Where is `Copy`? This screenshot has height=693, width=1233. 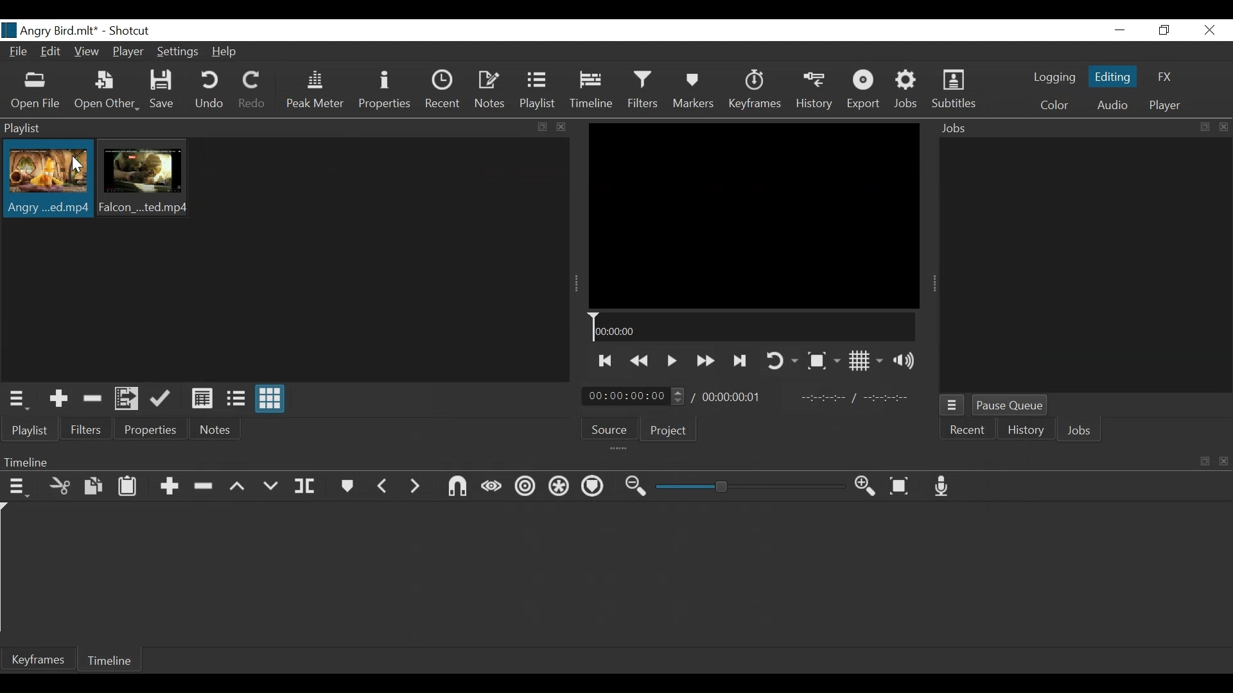 Copy is located at coordinates (96, 487).